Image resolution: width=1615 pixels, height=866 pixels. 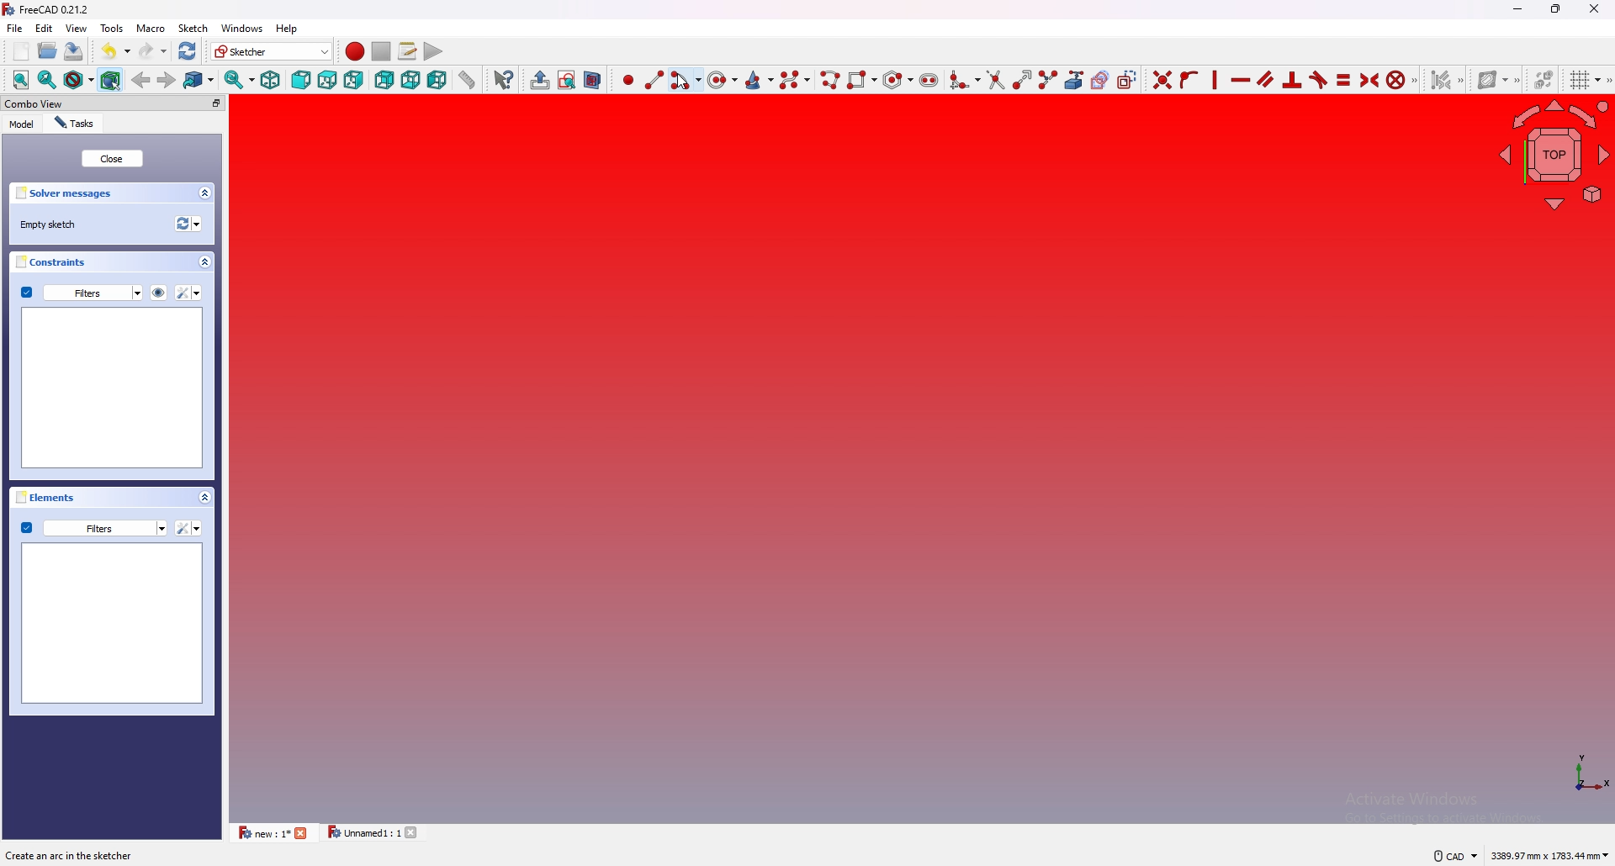 I want to click on settings, so click(x=190, y=293).